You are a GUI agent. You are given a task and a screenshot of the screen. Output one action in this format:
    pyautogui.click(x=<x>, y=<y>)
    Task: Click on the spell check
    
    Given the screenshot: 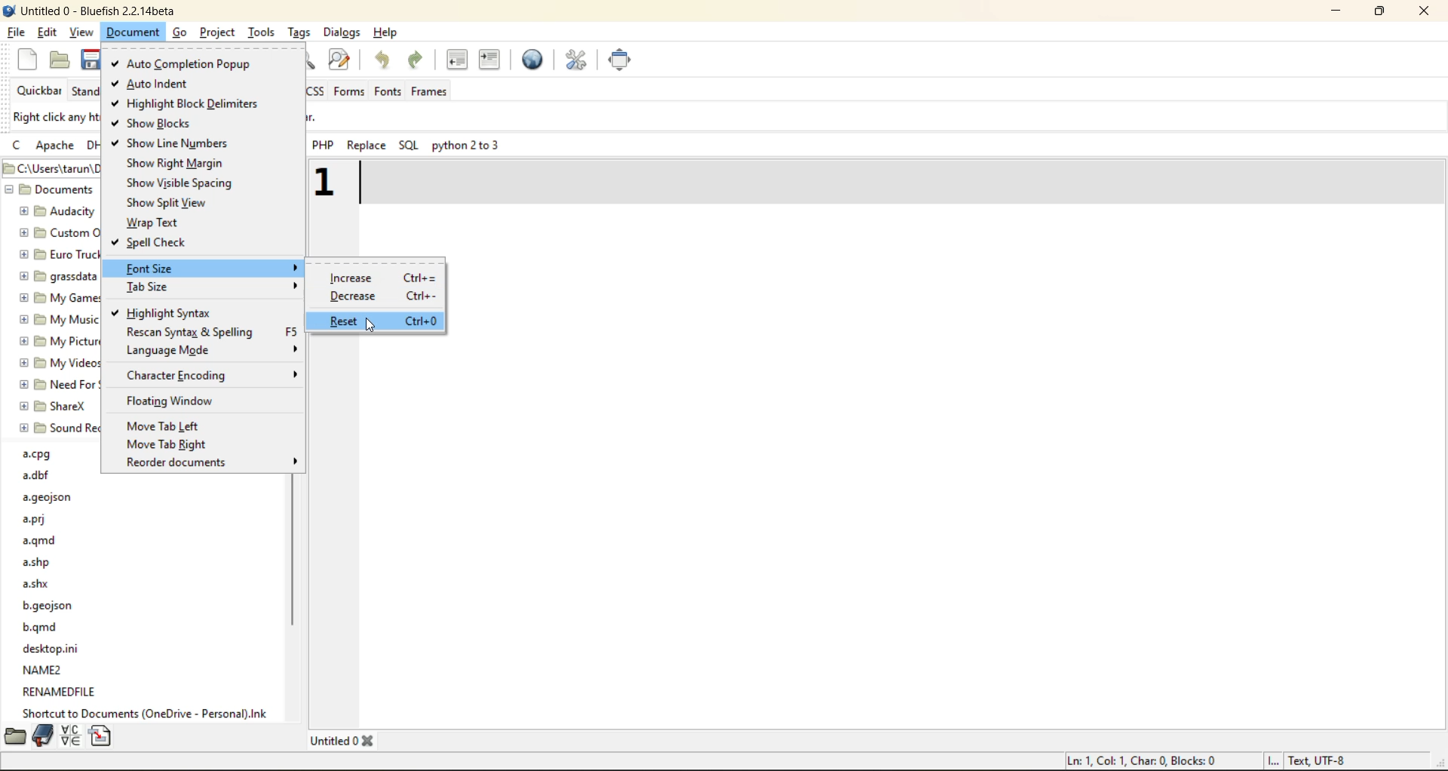 What is the action you would take?
    pyautogui.click(x=154, y=244)
    